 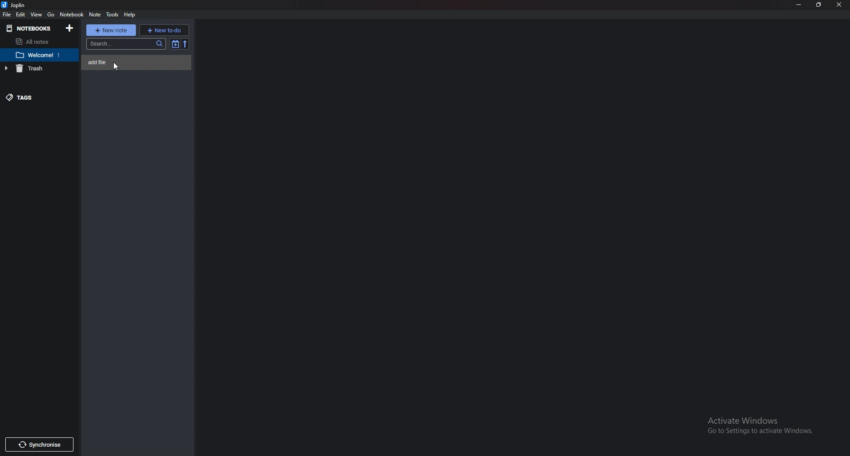 I want to click on Tools, so click(x=112, y=15).